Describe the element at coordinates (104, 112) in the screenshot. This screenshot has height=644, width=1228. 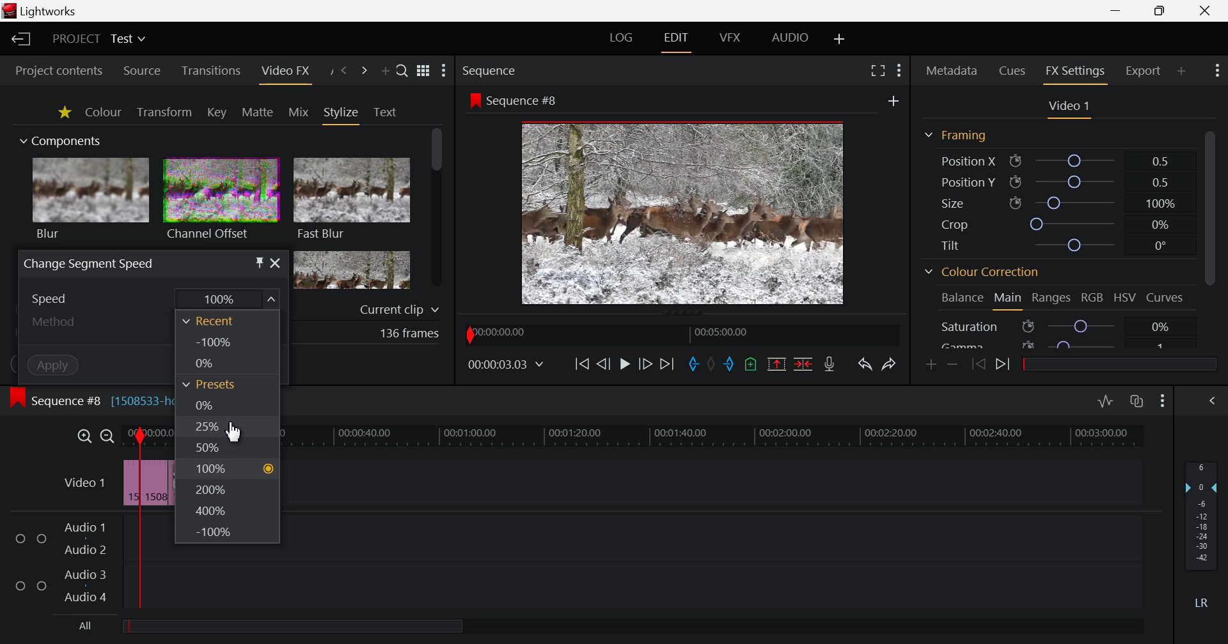
I see `Colour` at that location.